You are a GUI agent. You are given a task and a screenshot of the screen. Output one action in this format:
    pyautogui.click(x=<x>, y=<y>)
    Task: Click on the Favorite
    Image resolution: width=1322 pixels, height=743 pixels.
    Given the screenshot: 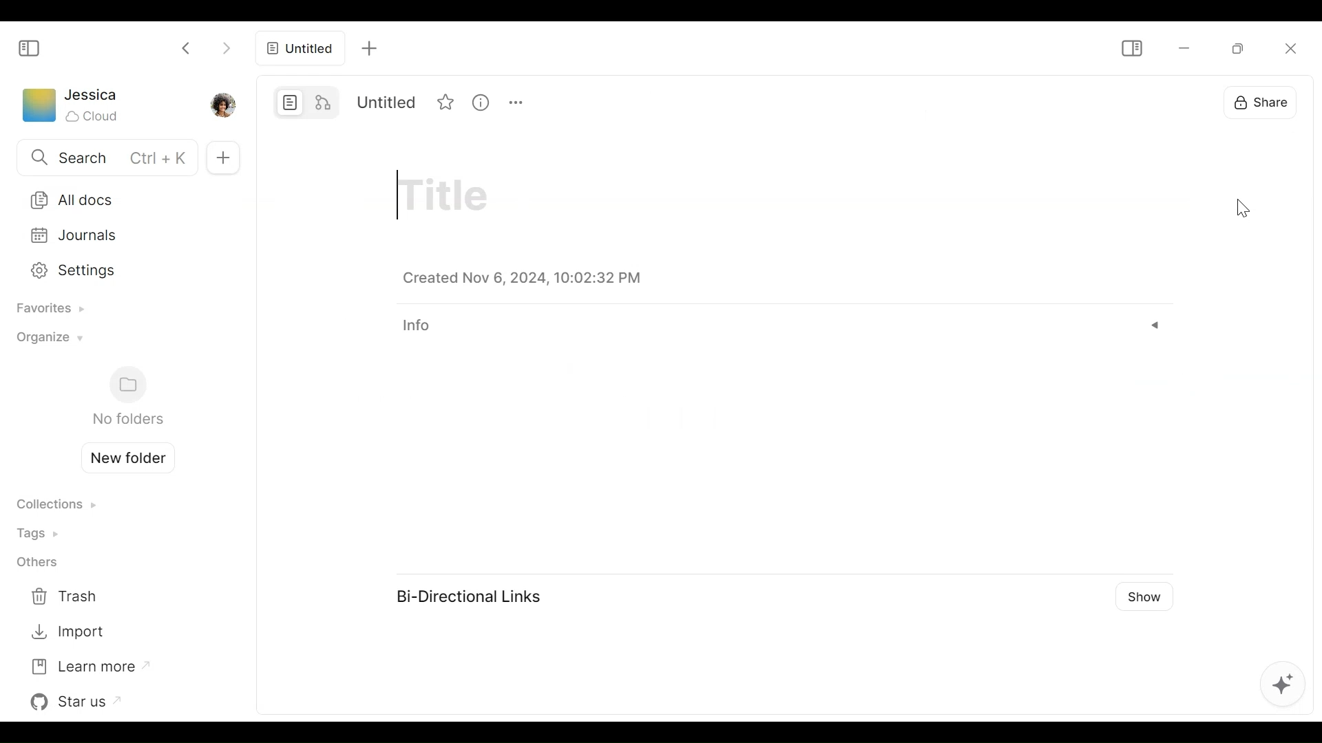 What is the action you would take?
    pyautogui.click(x=445, y=101)
    